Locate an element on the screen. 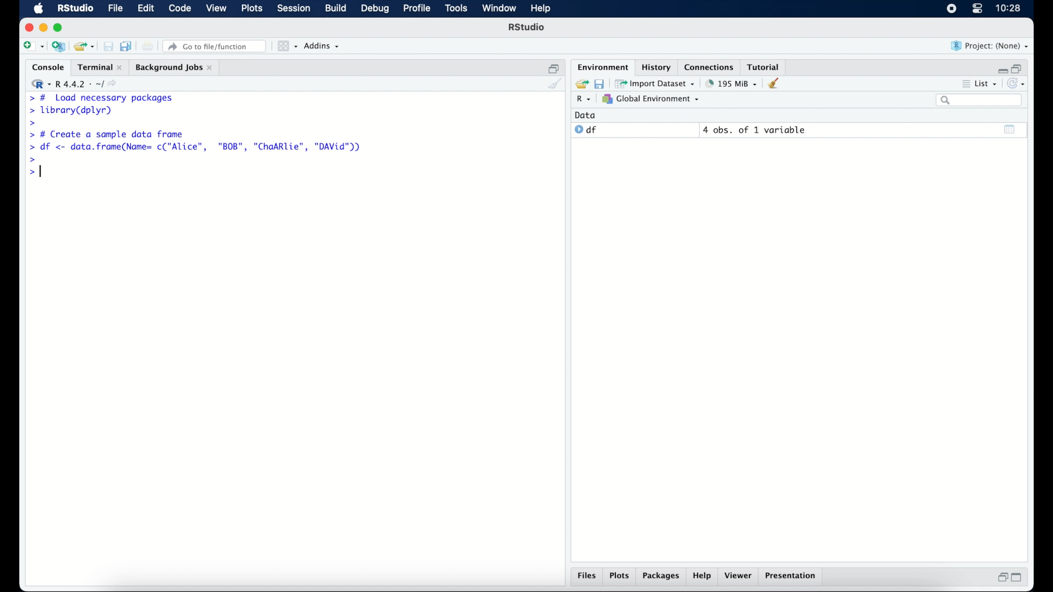 The height and width of the screenshot is (592, 1053). create new file is located at coordinates (33, 47).